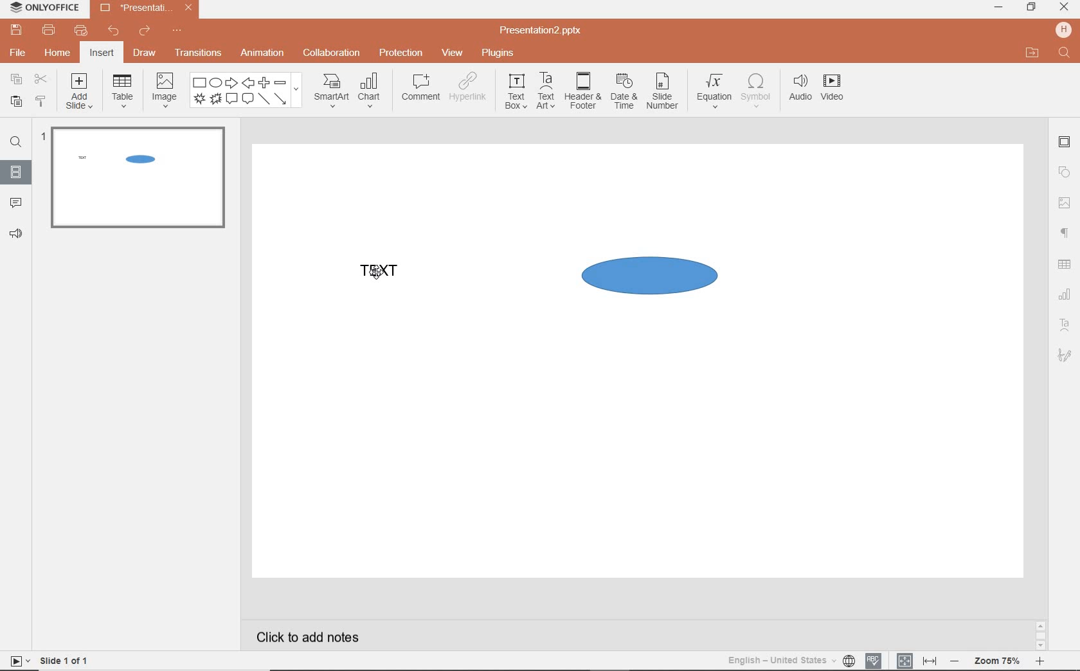 This screenshot has height=671, width=1080. Describe the element at coordinates (1065, 30) in the screenshot. I see `HP` at that location.